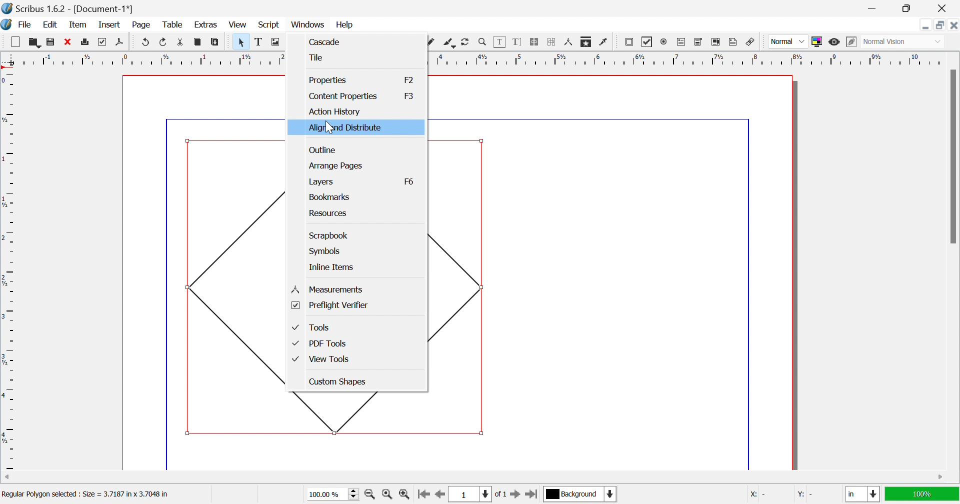 This screenshot has height=504, width=960. What do you see at coordinates (499, 495) in the screenshot?
I see `of 1` at bounding box center [499, 495].